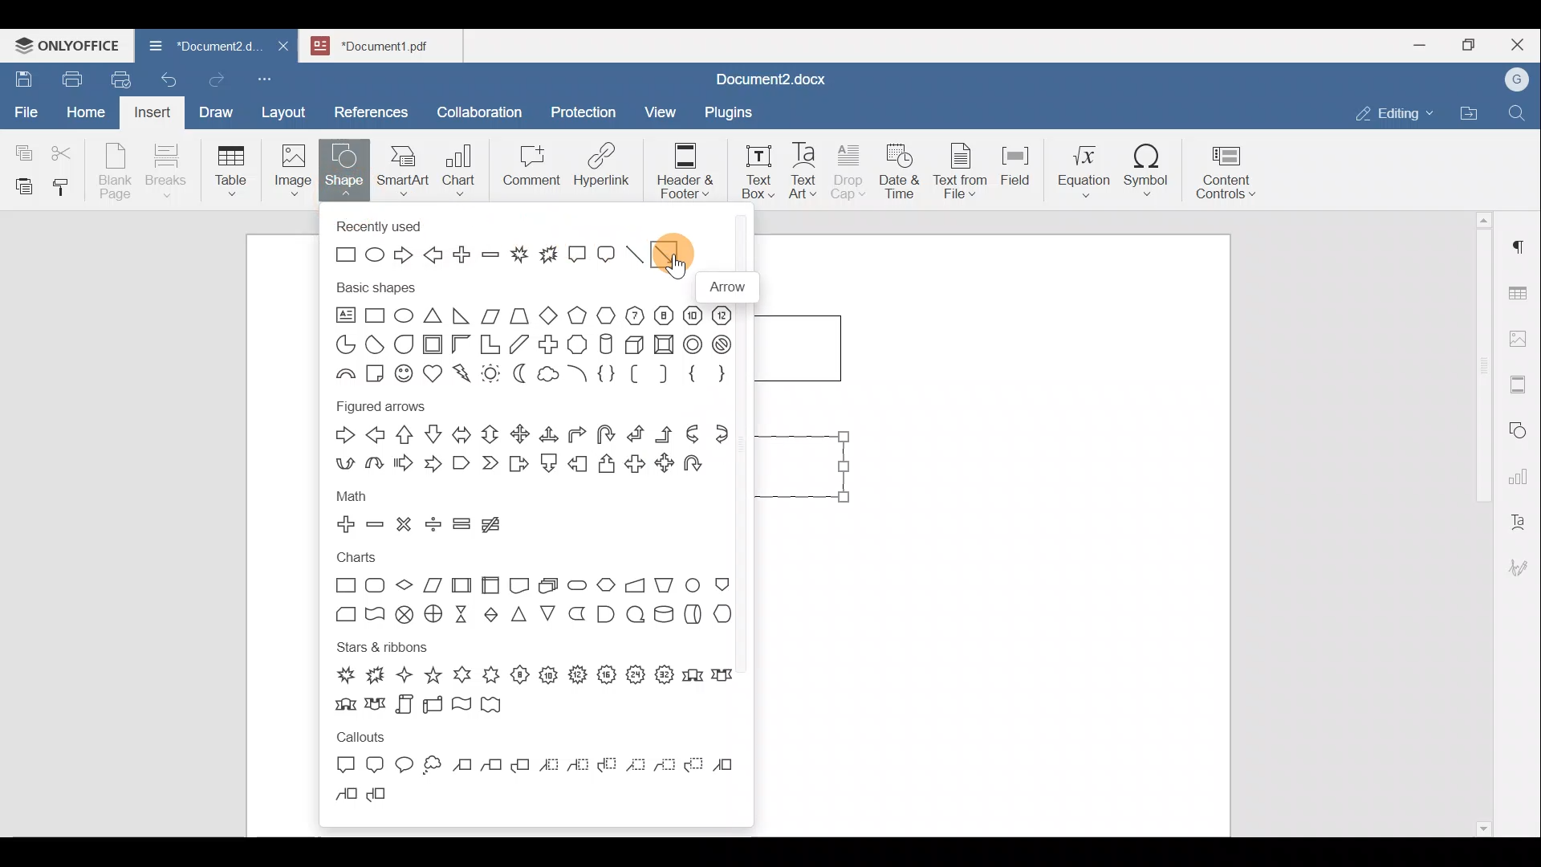 Image resolution: width=1541 pixels, height=867 pixels. What do you see at coordinates (1513, 80) in the screenshot?
I see `Account name` at bounding box center [1513, 80].